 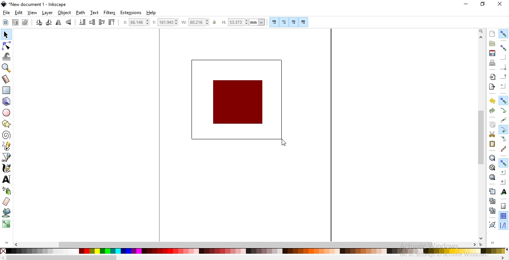 What do you see at coordinates (15, 23) in the screenshot?
I see `select all objects in all visible and unlocked layers` at bounding box center [15, 23].